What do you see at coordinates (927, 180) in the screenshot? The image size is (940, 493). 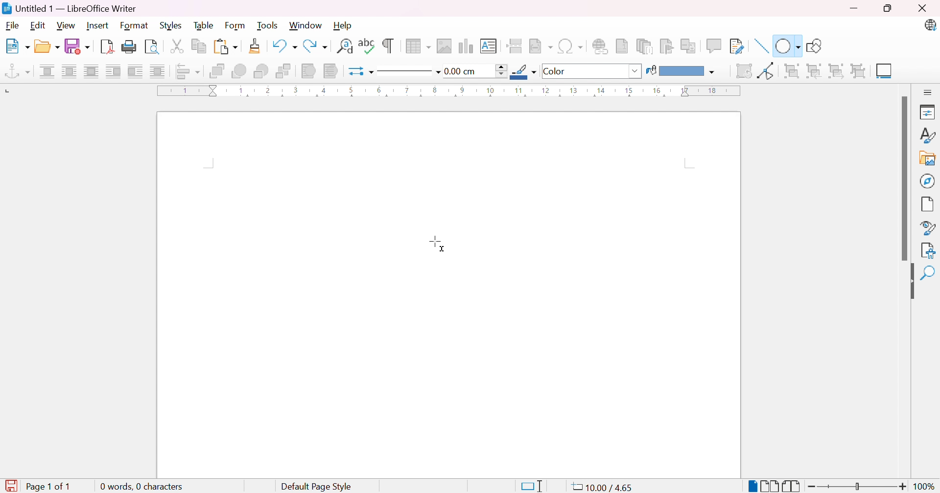 I see `Navigator` at bounding box center [927, 180].